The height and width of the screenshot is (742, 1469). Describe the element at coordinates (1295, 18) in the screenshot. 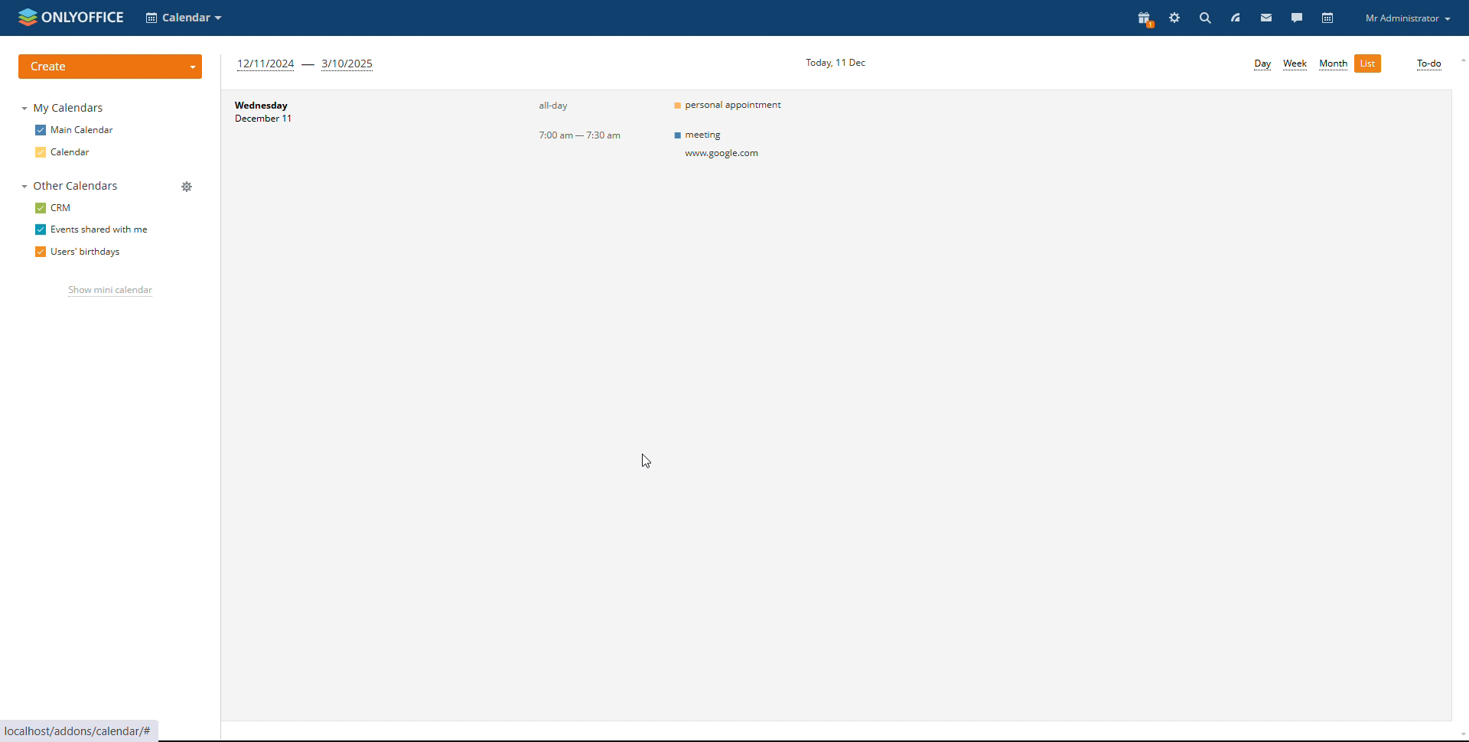

I see `talk` at that location.